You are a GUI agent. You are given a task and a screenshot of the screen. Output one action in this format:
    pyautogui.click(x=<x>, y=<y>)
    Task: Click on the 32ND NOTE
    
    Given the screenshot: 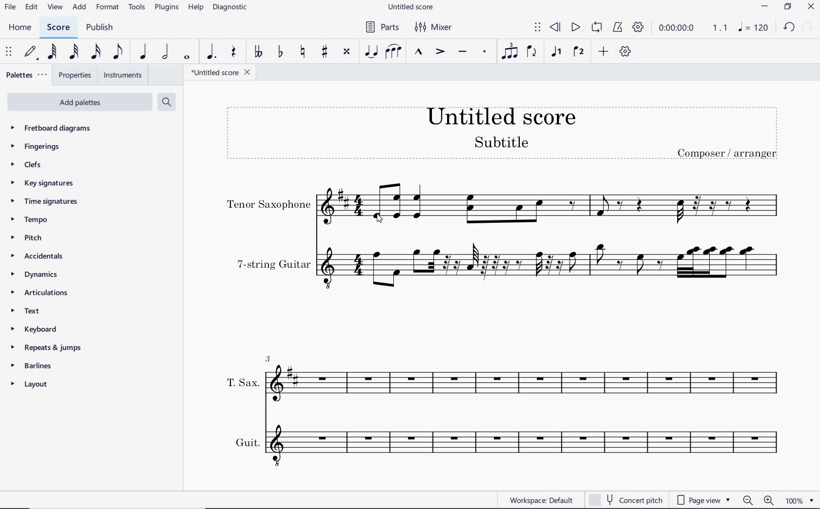 What is the action you would take?
    pyautogui.click(x=73, y=52)
    